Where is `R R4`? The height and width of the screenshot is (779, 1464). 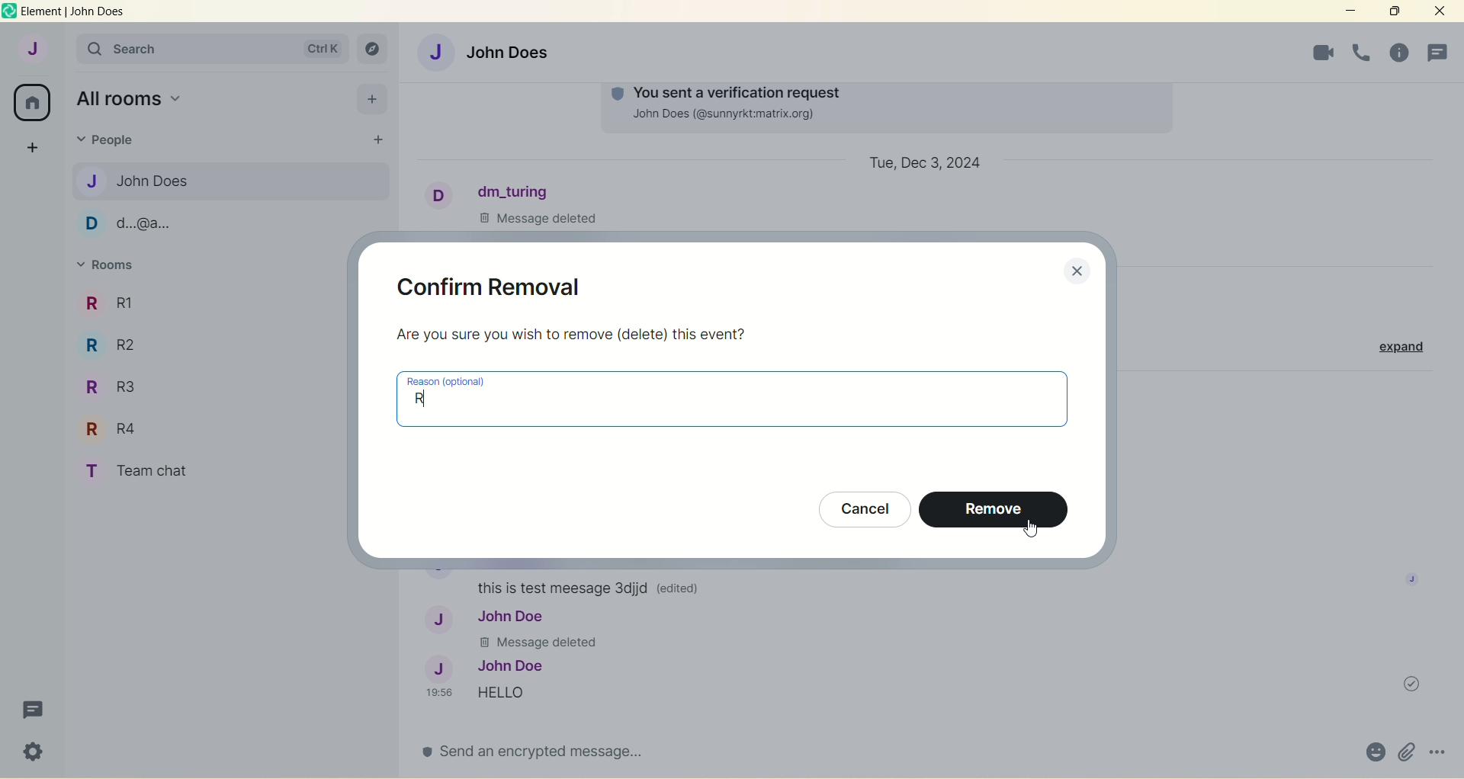
R R4 is located at coordinates (113, 428).